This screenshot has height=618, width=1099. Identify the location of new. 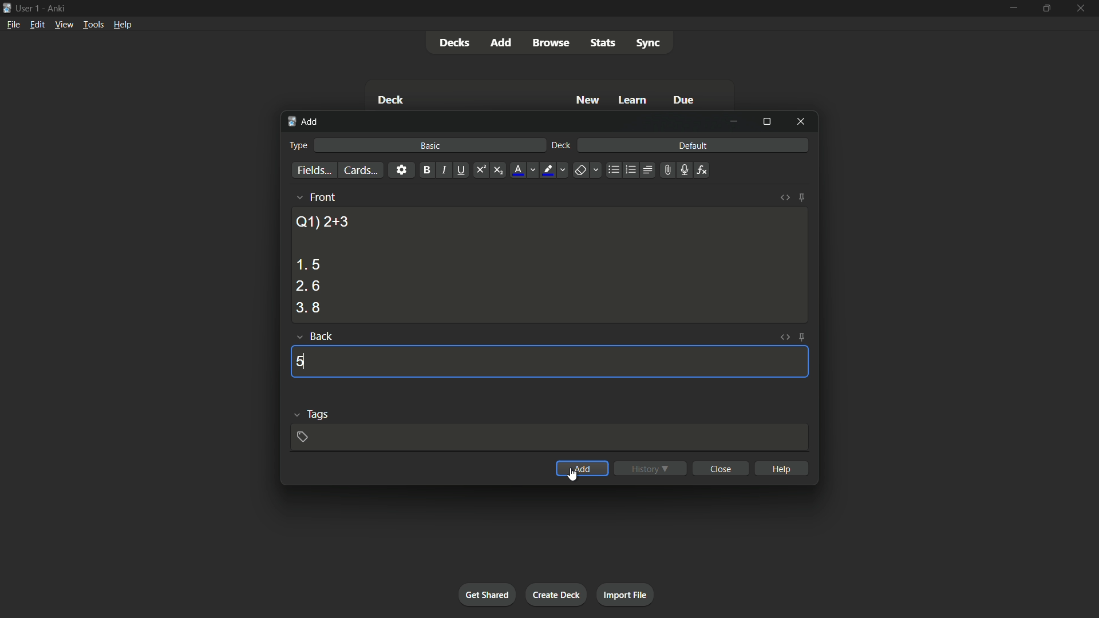
(588, 100).